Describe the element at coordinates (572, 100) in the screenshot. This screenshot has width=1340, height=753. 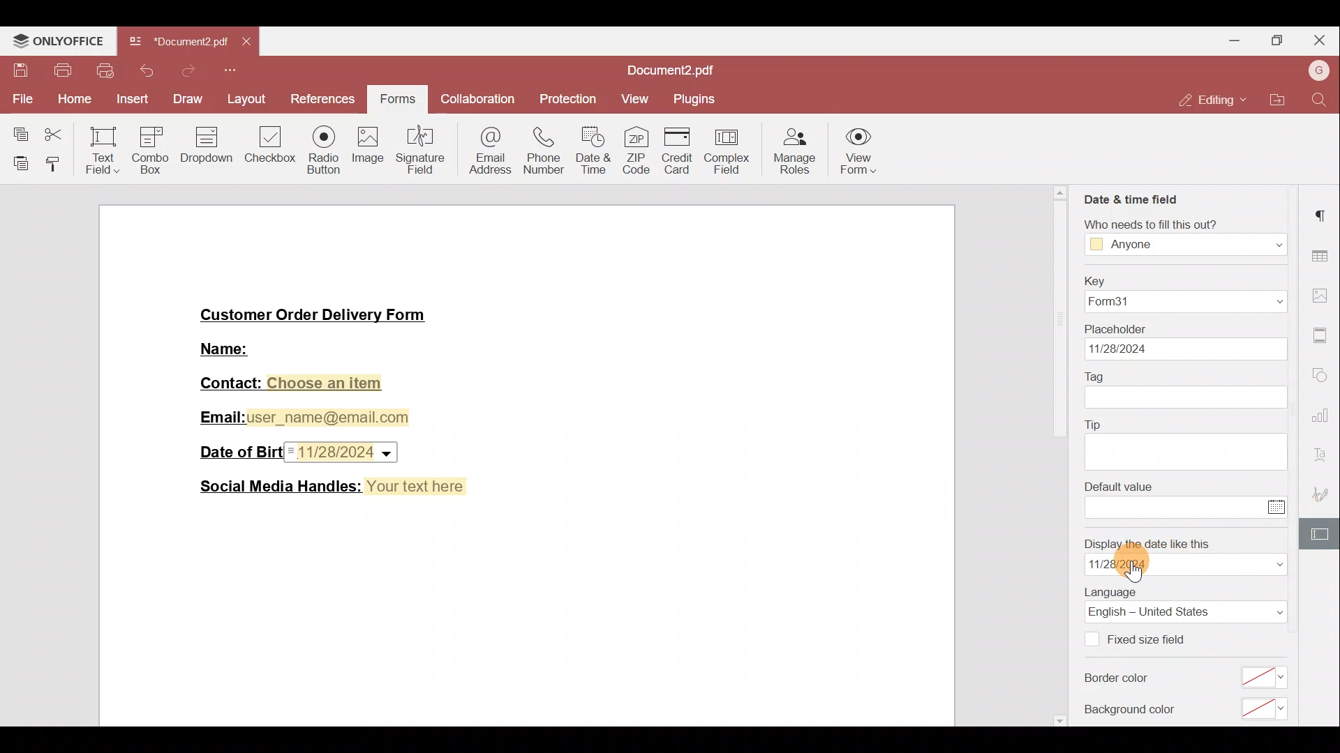
I see `Protection` at that location.